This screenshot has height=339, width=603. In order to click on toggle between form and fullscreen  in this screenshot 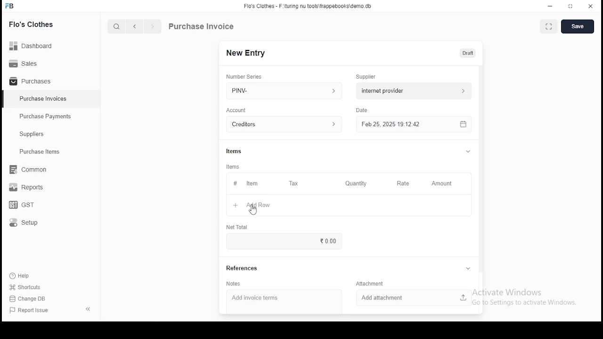, I will do `click(549, 27)`.